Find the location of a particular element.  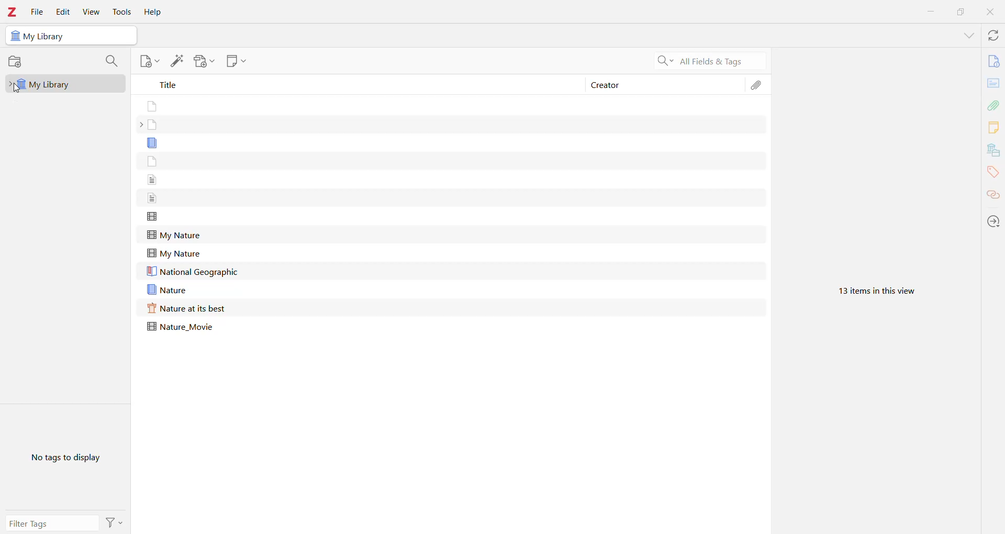

Help is located at coordinates (153, 12).